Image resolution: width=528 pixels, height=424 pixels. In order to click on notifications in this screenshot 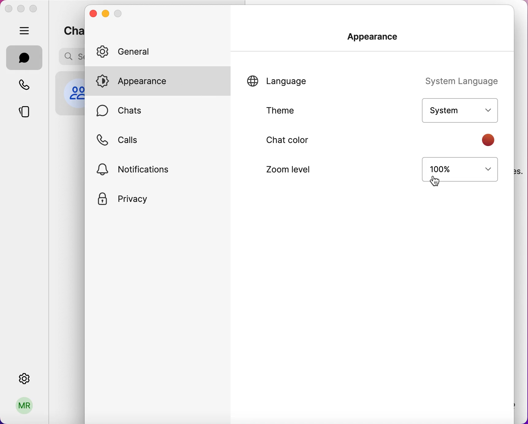, I will do `click(141, 170)`.